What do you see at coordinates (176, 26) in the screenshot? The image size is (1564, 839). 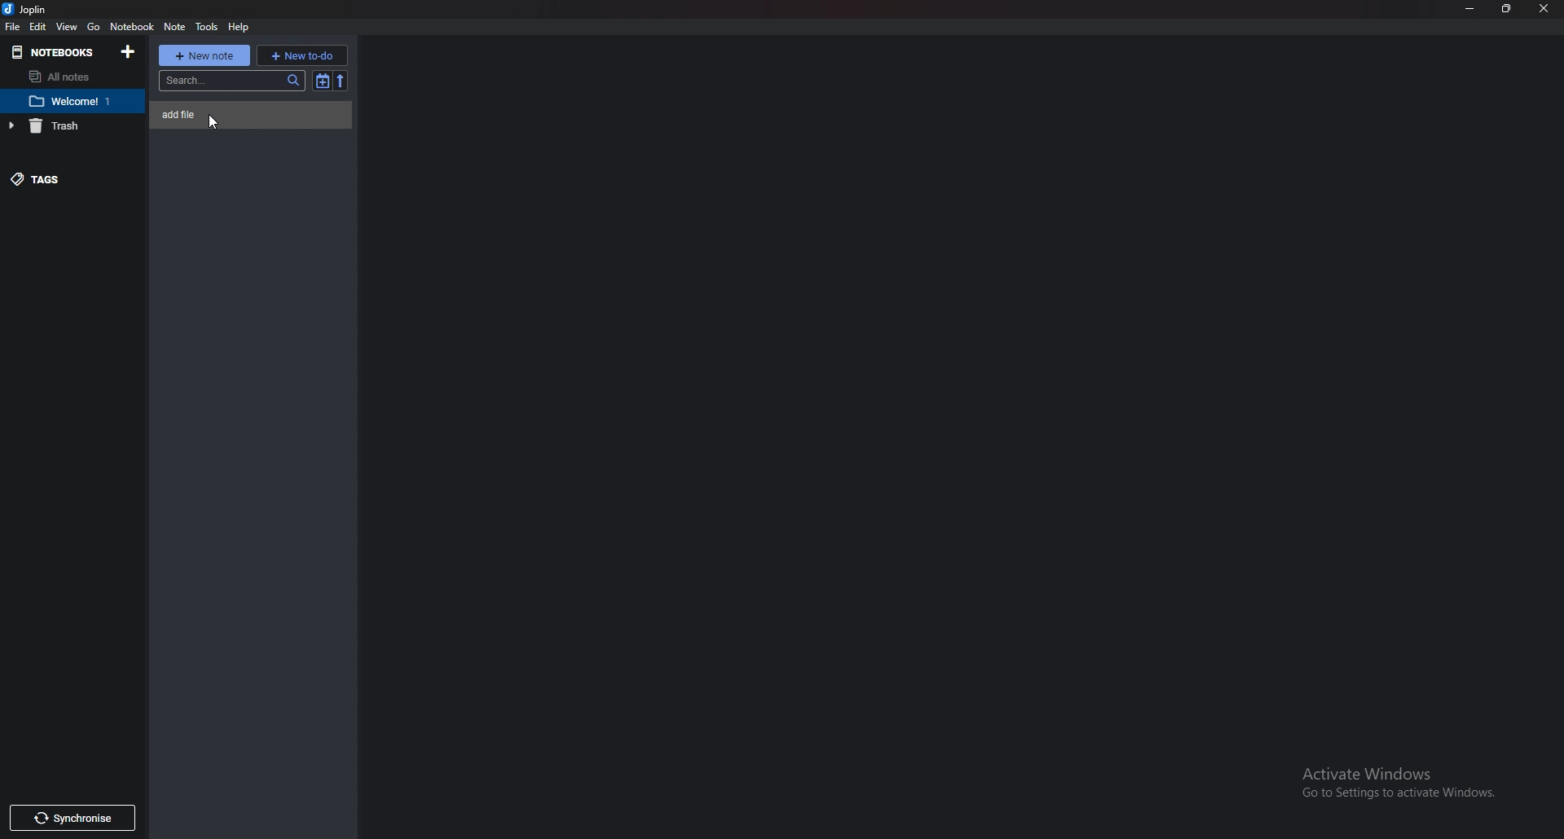 I see `note` at bounding box center [176, 26].